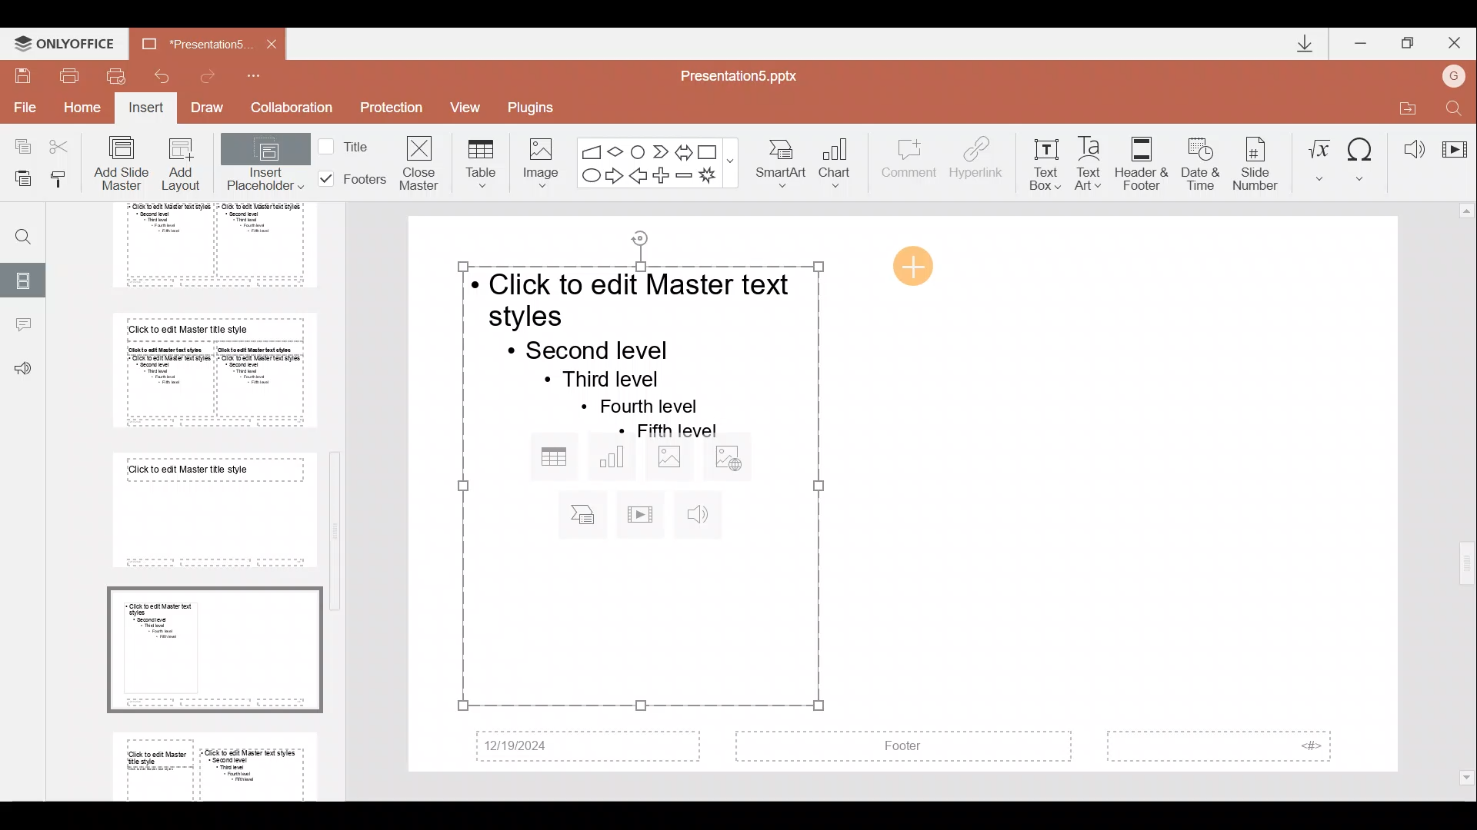 This screenshot has width=1477, height=830. Describe the element at coordinates (348, 145) in the screenshot. I see `Title` at that location.